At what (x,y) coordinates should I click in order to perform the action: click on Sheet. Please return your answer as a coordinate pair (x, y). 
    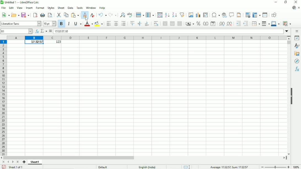
    Looking at the image, I should click on (61, 8).